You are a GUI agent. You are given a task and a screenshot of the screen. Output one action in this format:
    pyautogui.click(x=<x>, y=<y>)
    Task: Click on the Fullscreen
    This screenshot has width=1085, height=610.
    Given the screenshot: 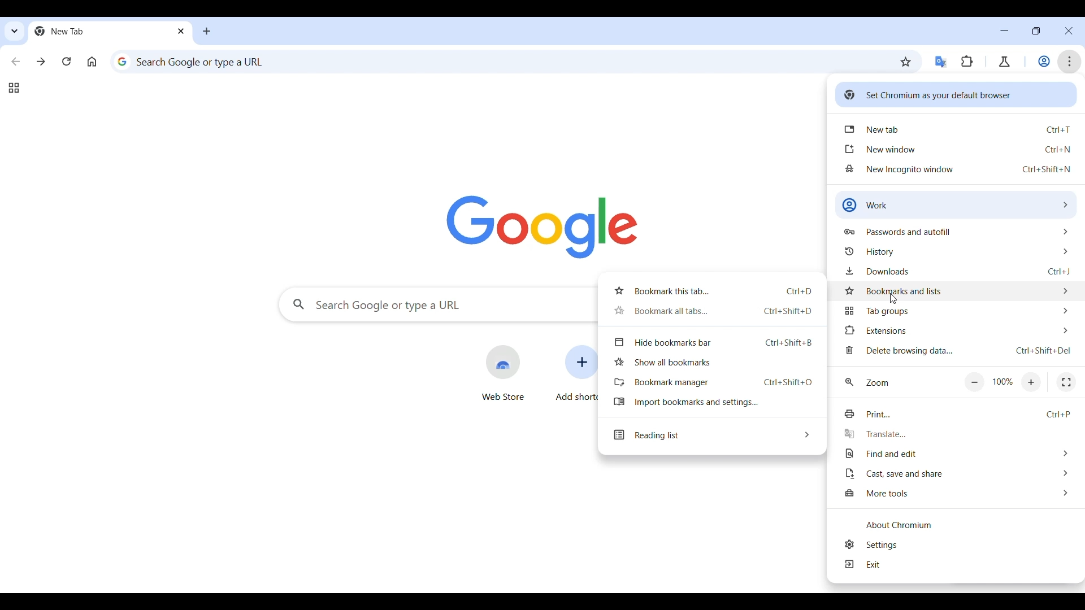 What is the action you would take?
    pyautogui.click(x=1066, y=382)
    